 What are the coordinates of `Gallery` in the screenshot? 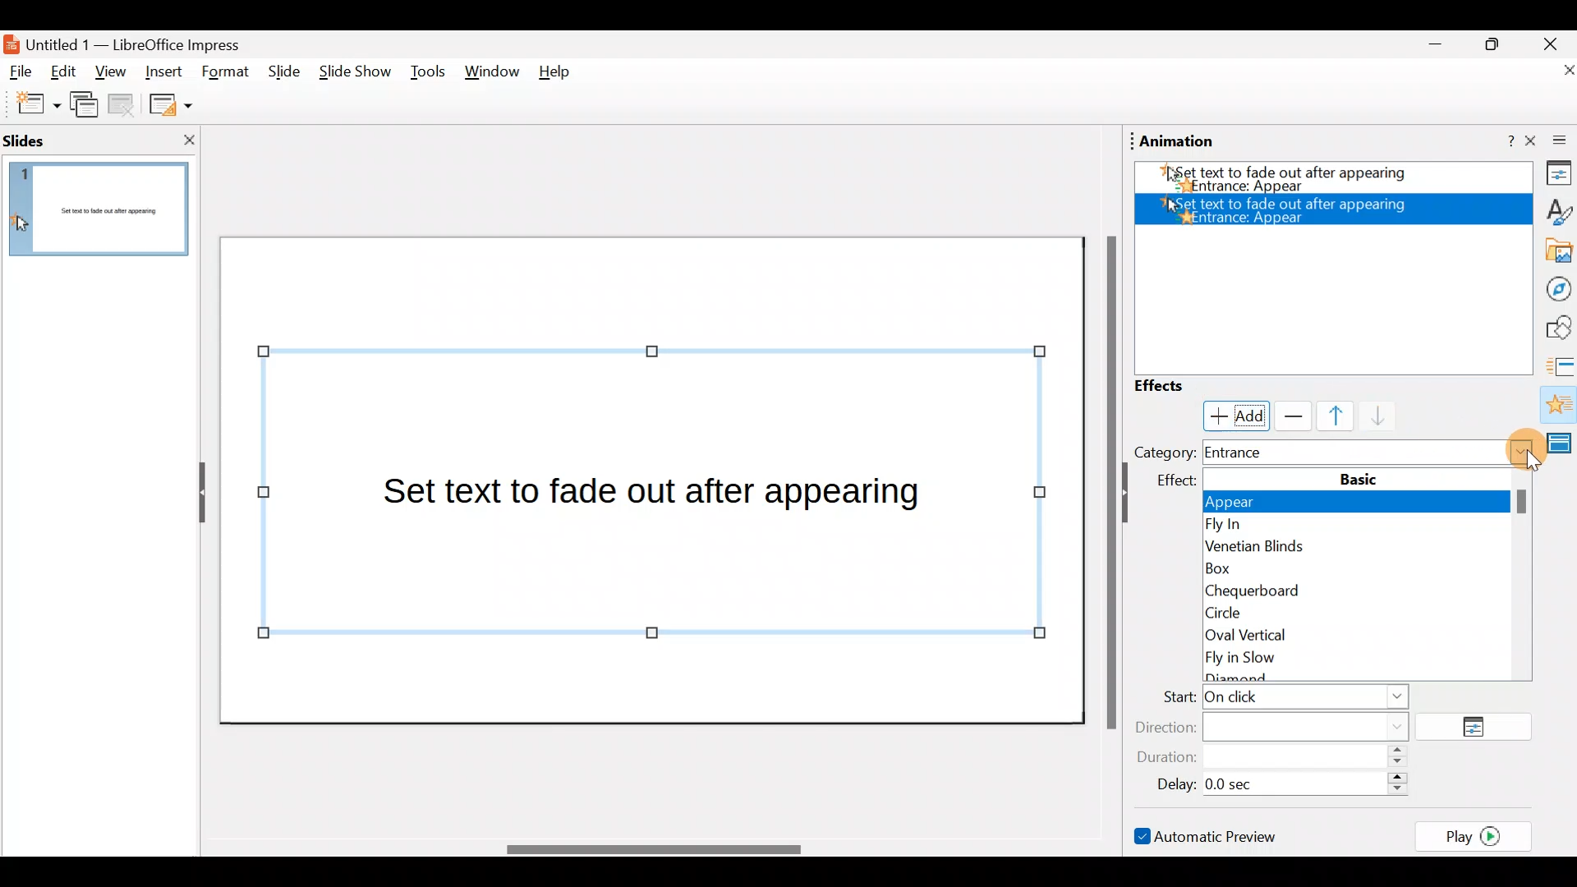 It's located at (1556, 251).